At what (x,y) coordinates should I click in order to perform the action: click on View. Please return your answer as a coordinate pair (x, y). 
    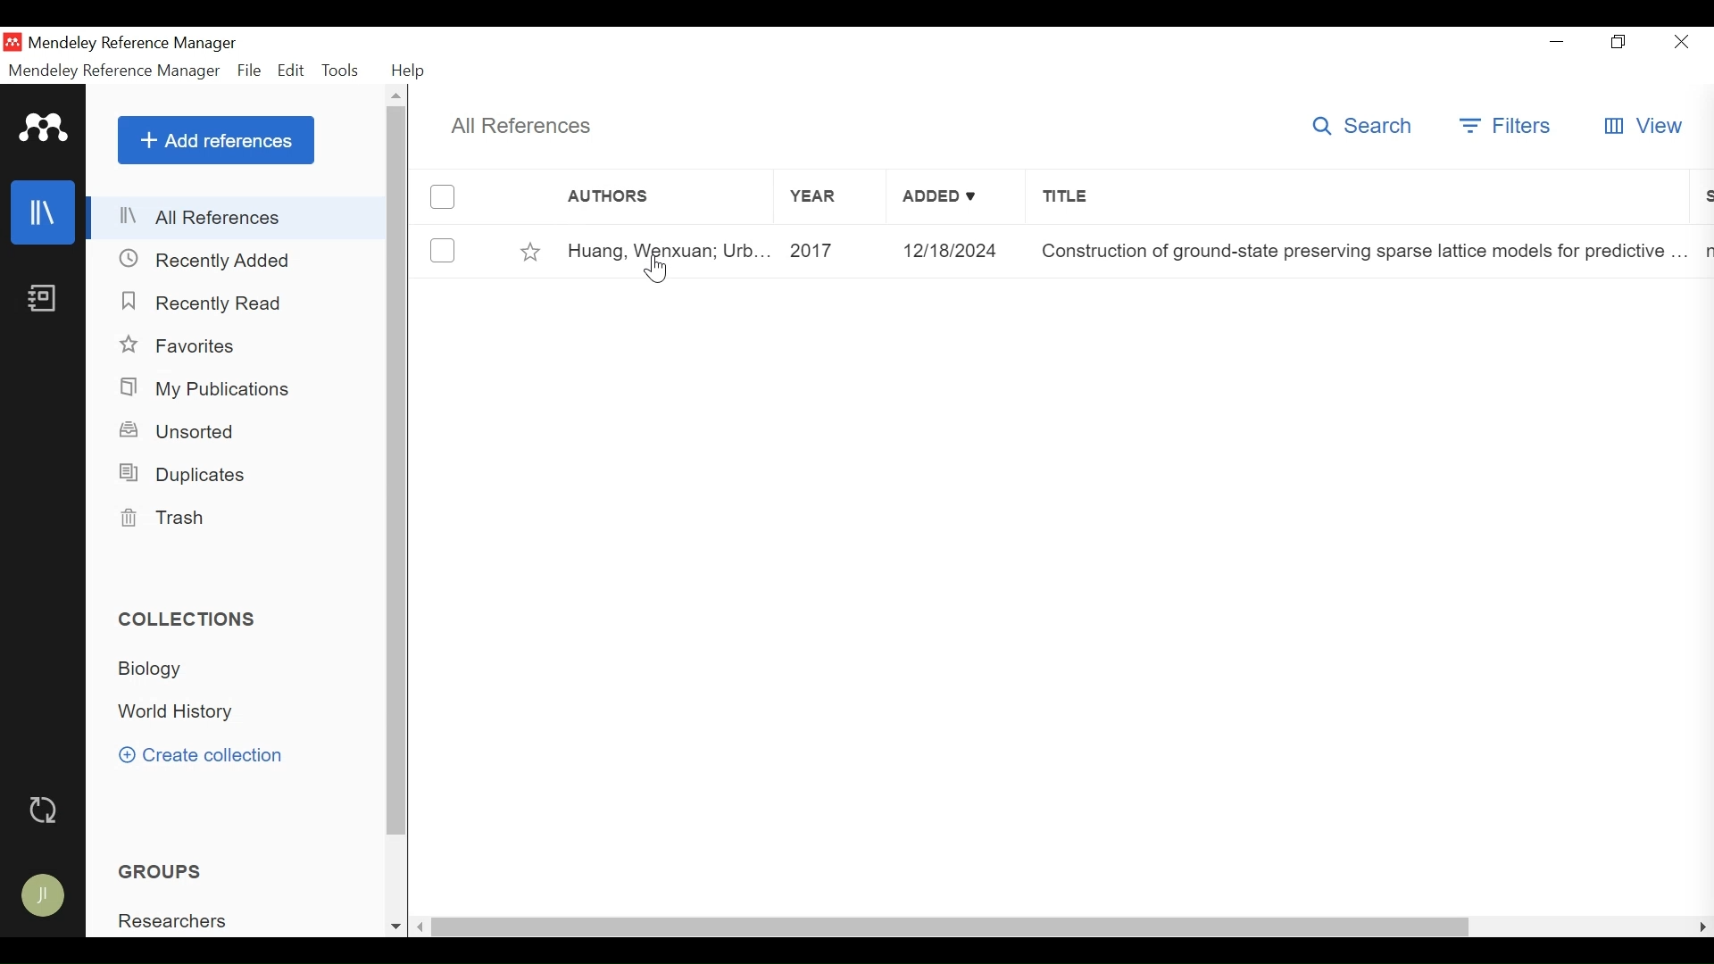
    Looking at the image, I should click on (1640, 125).